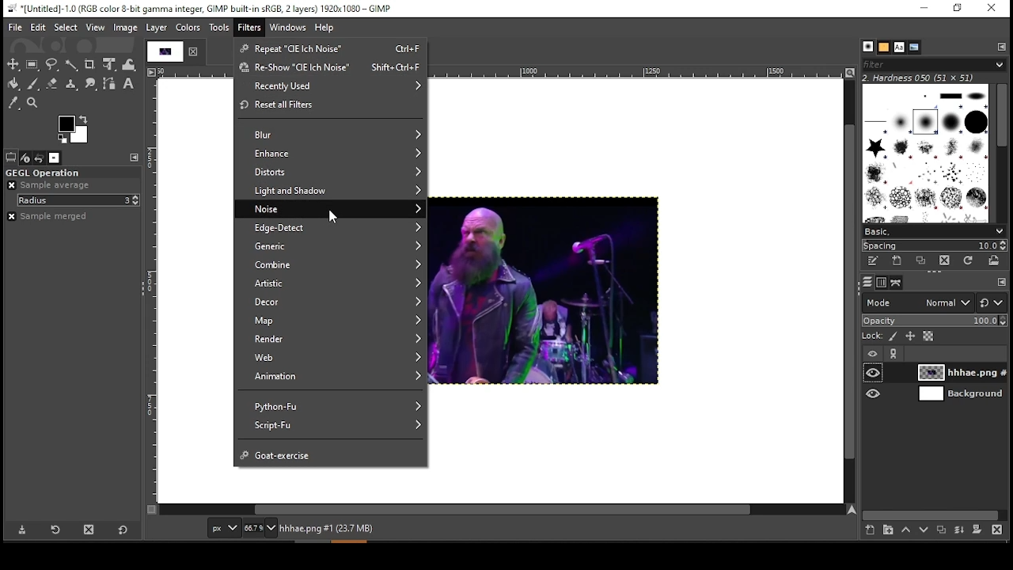  I want to click on layer visibility on/off, so click(875, 373).